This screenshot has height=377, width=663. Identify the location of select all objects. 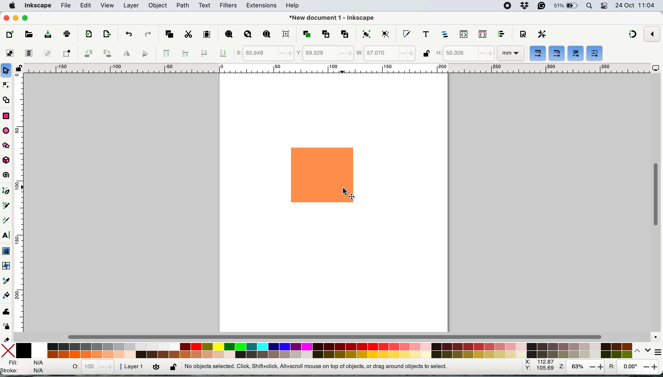
(11, 53).